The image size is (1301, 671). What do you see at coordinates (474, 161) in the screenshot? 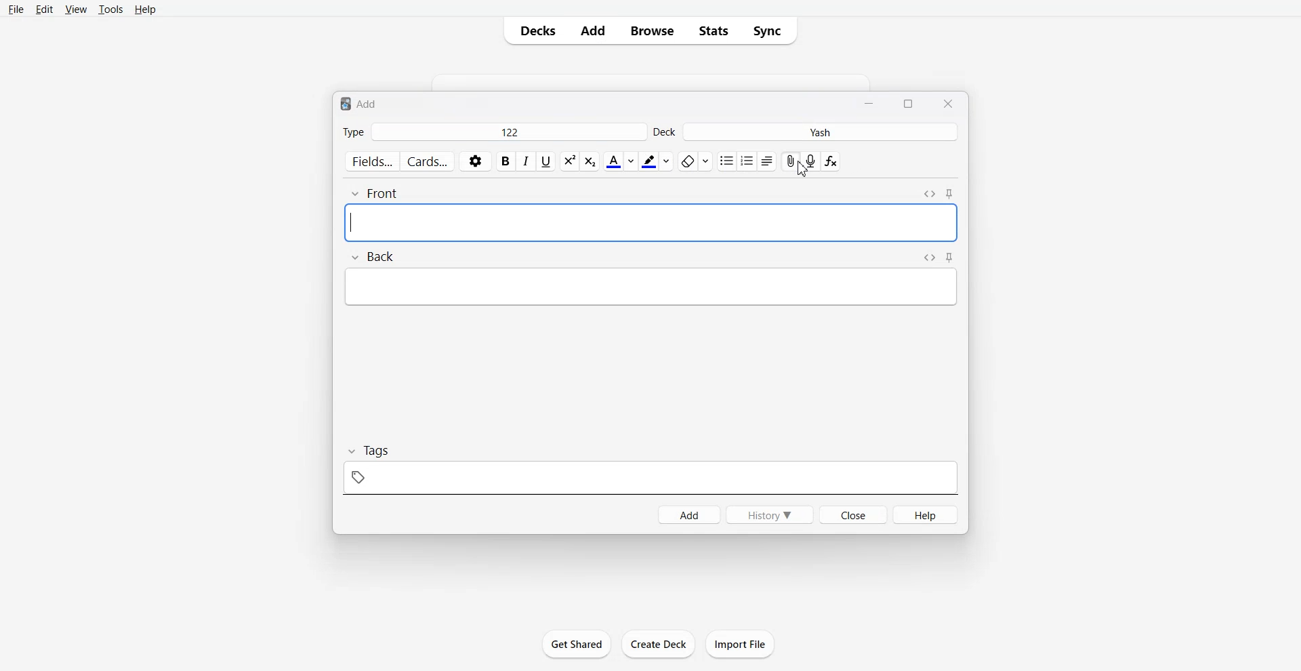
I see `Settings` at bounding box center [474, 161].